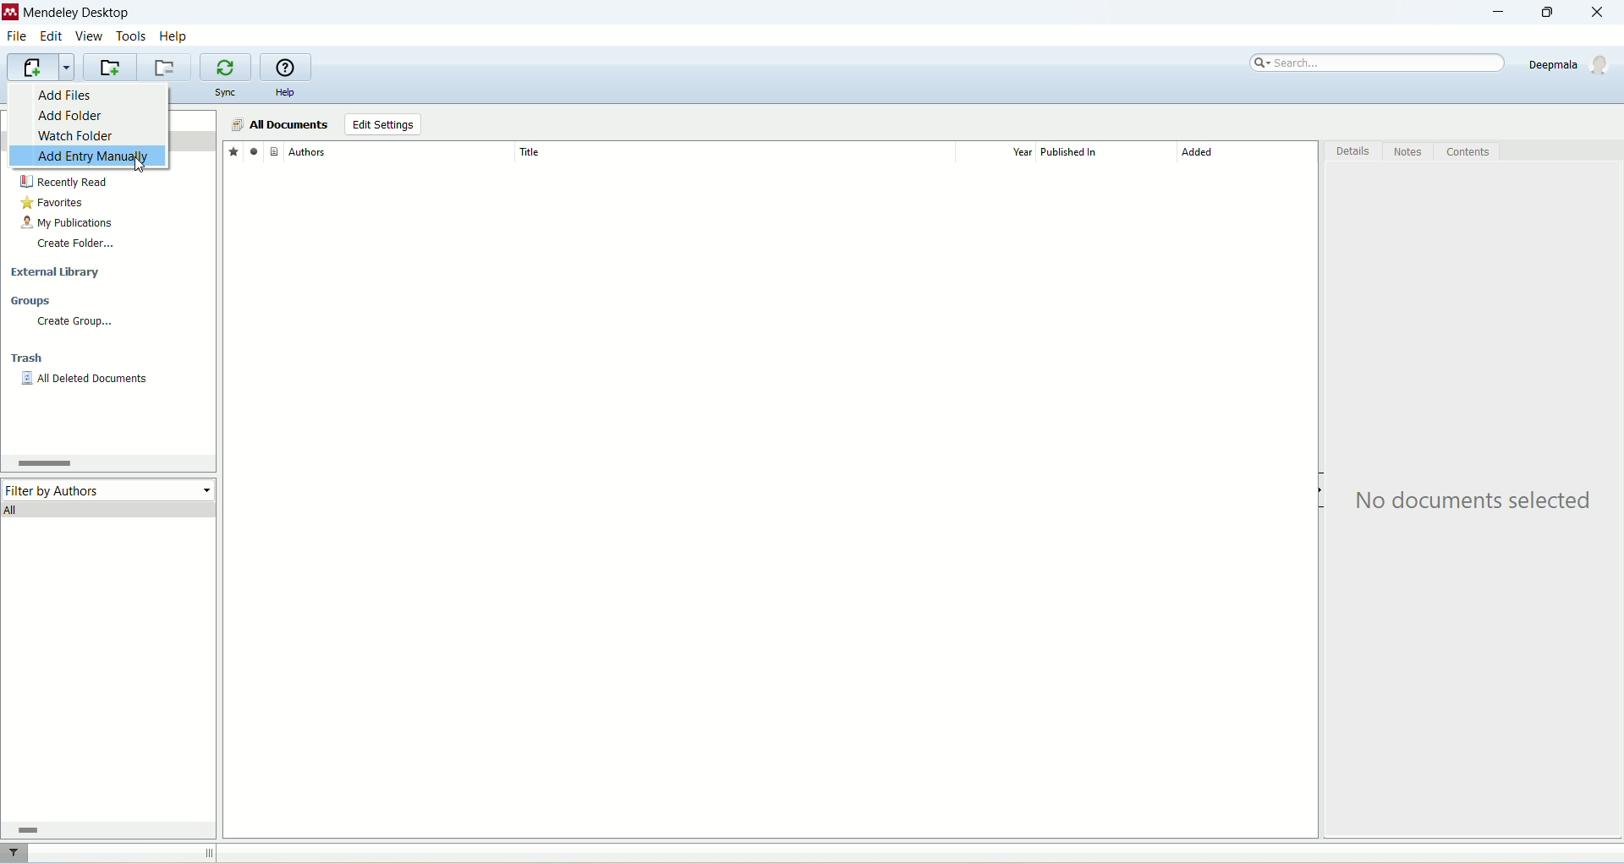  I want to click on content, so click(1468, 152).